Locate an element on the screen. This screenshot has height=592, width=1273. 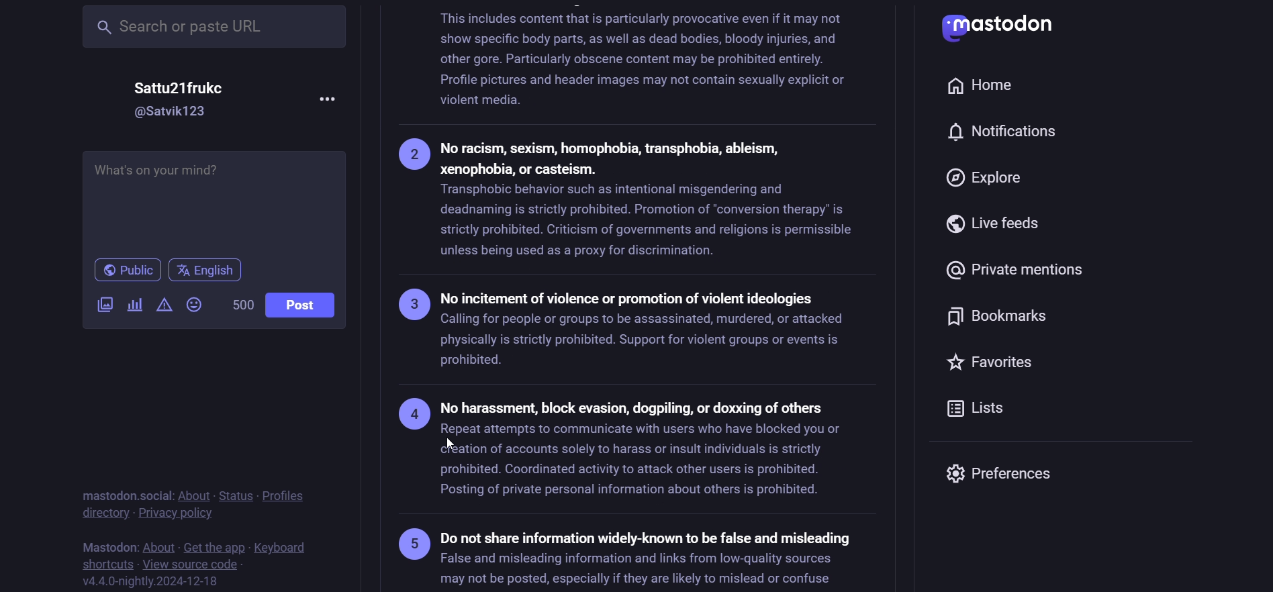
view source code is located at coordinates (190, 564).